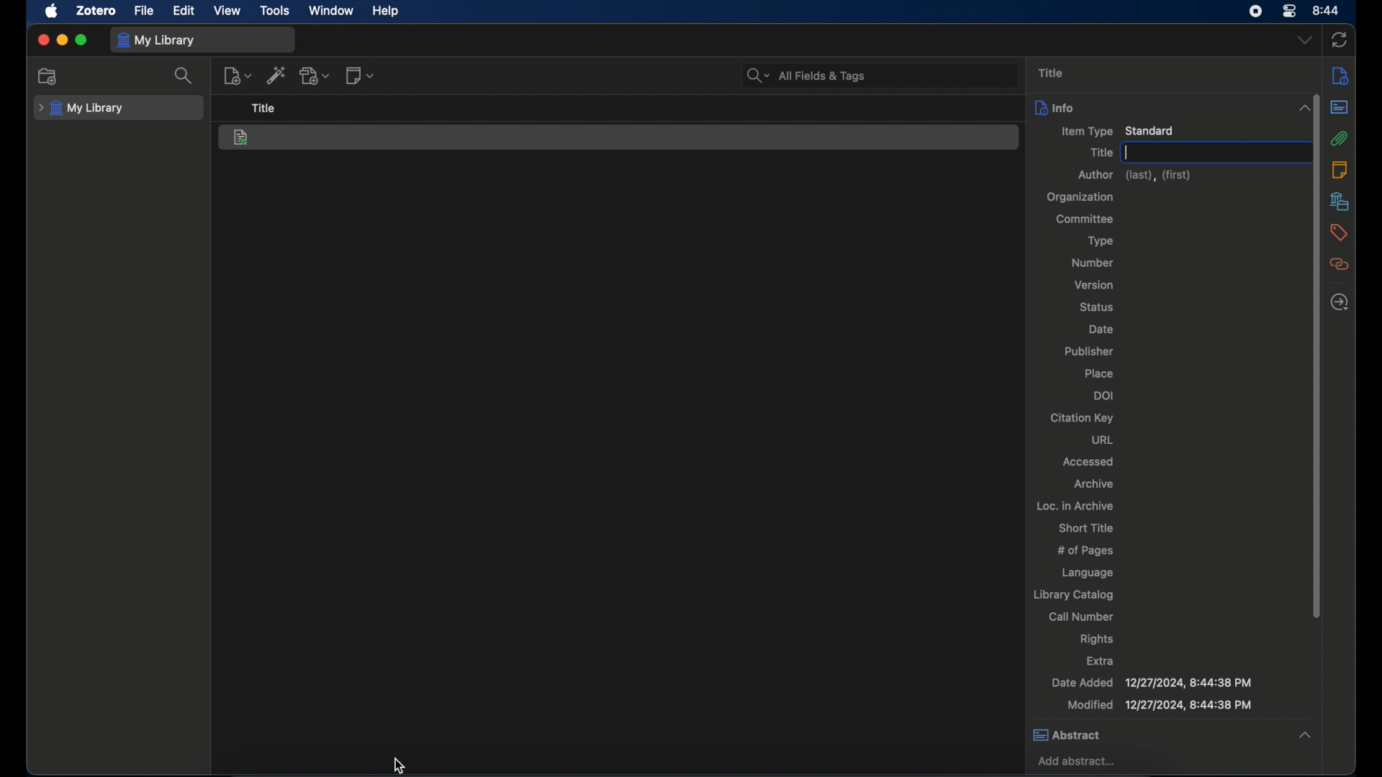 This screenshot has height=777, width=1382. Describe the element at coordinates (330, 11) in the screenshot. I see `window` at that location.